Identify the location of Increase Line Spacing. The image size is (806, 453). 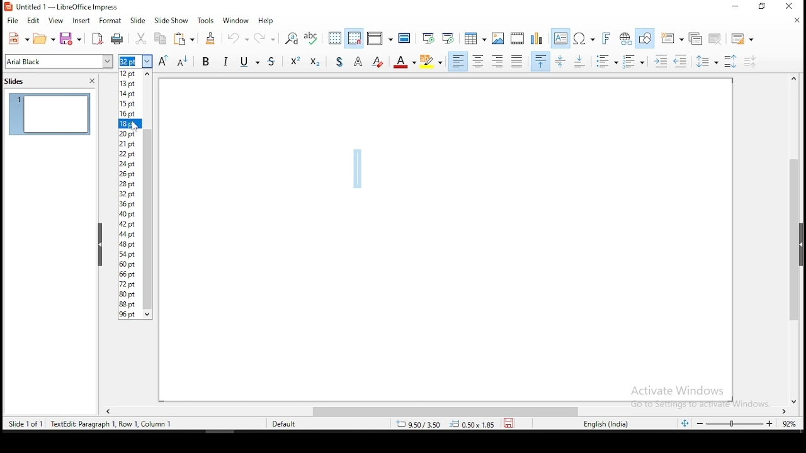
(732, 61).